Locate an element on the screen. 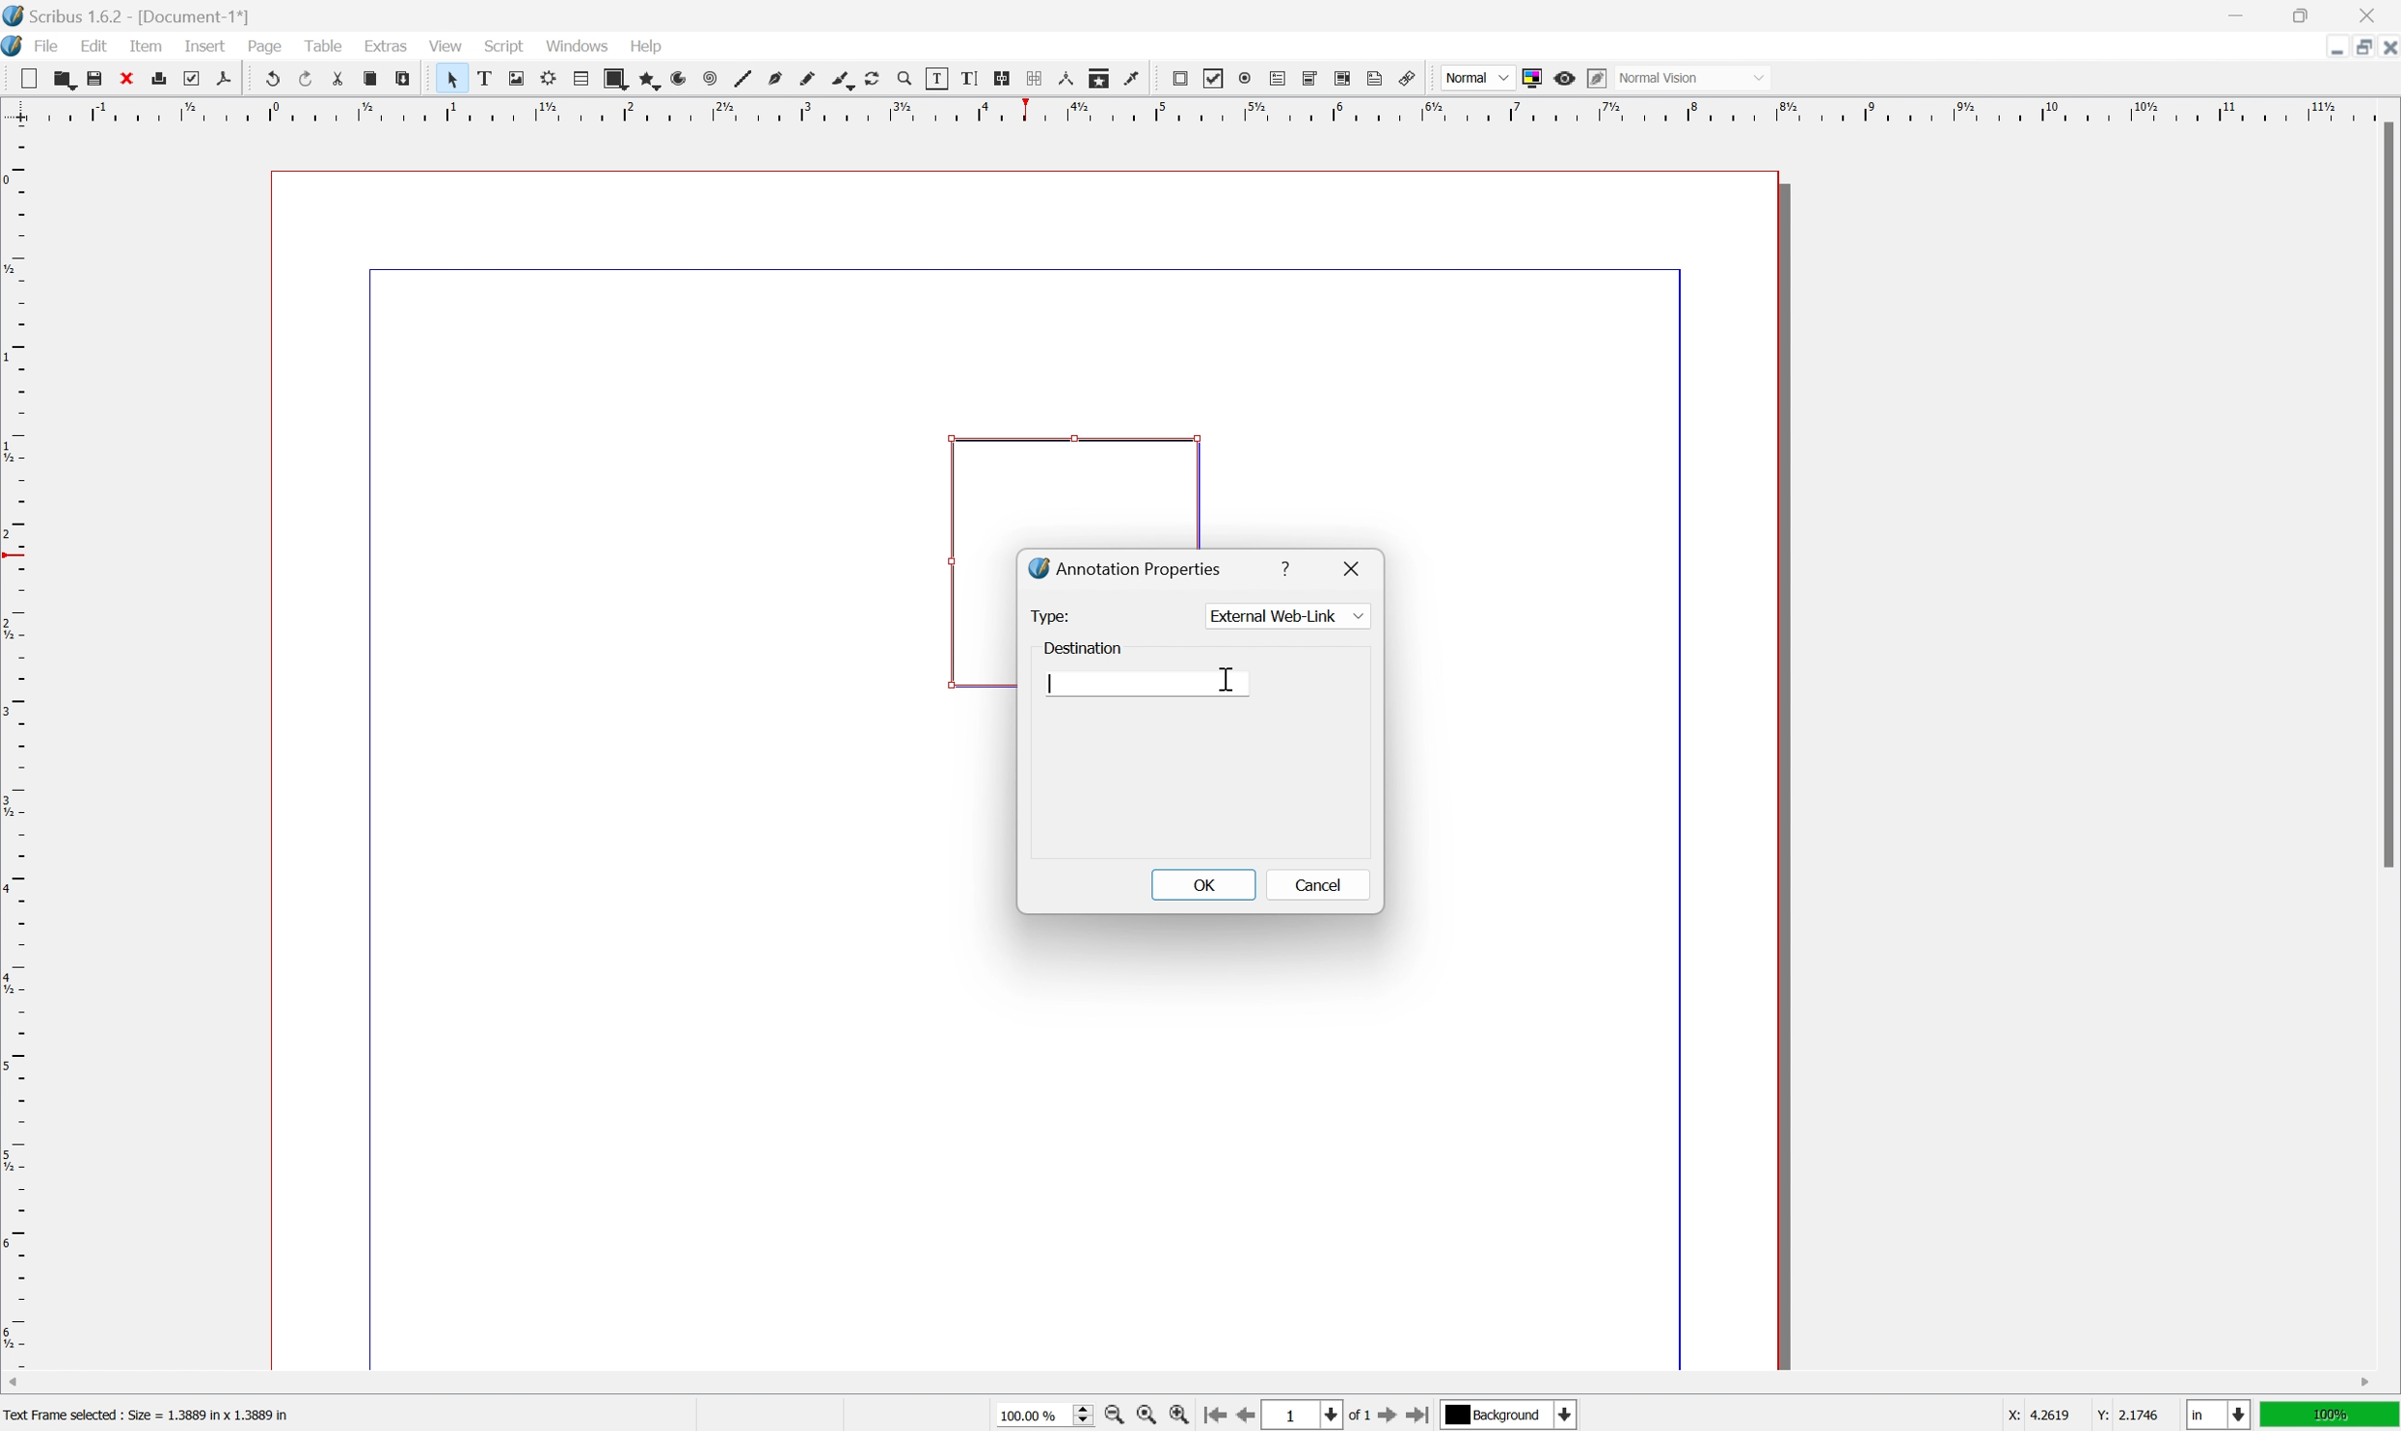 Image resolution: width=2401 pixels, height=1431 pixels. eye dropper is located at coordinates (1133, 79).